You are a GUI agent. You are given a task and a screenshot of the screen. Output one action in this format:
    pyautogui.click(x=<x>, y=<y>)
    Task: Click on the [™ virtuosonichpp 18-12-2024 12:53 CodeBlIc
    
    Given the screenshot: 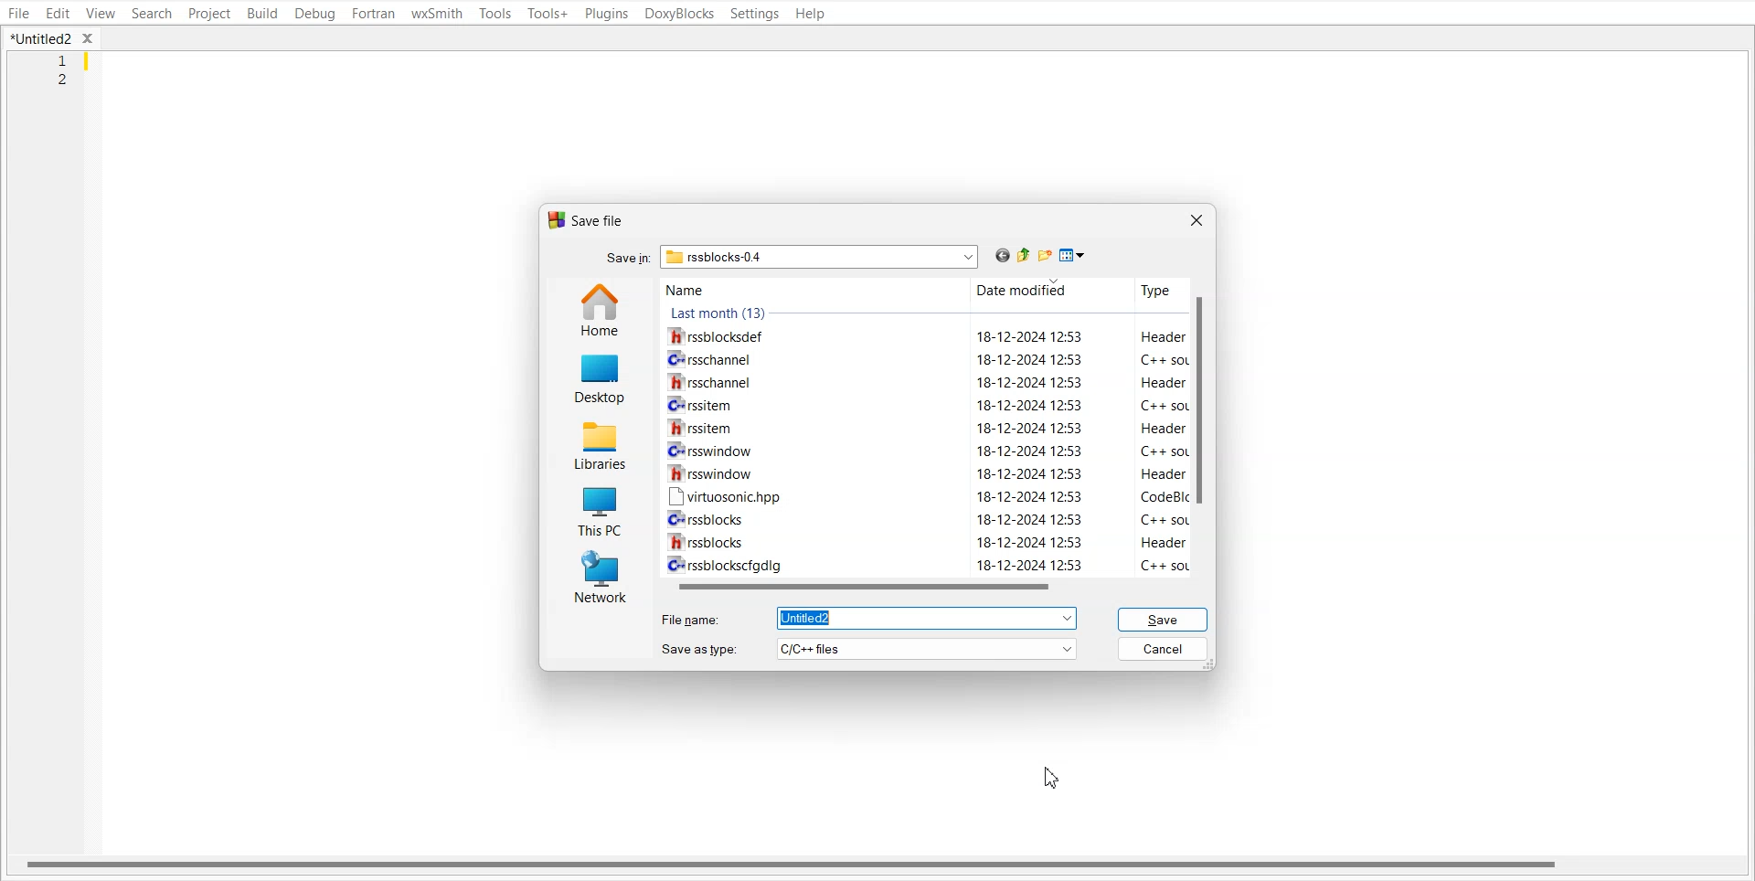 What is the action you would take?
    pyautogui.click(x=924, y=494)
    